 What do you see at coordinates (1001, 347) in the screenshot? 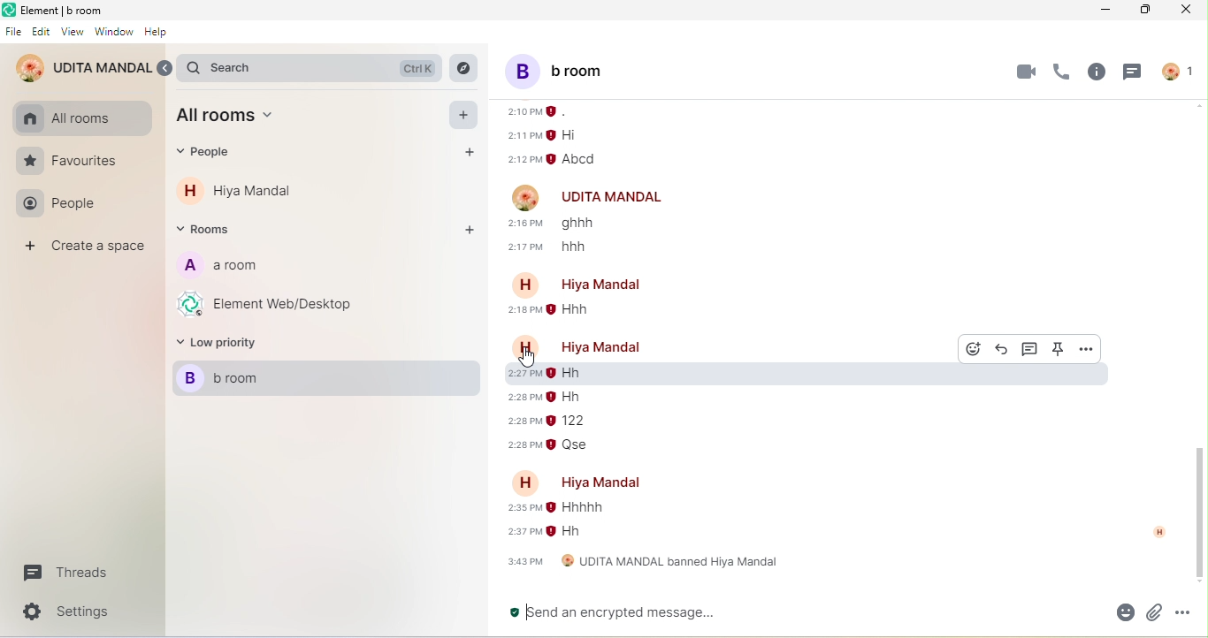
I see `reply` at bounding box center [1001, 347].